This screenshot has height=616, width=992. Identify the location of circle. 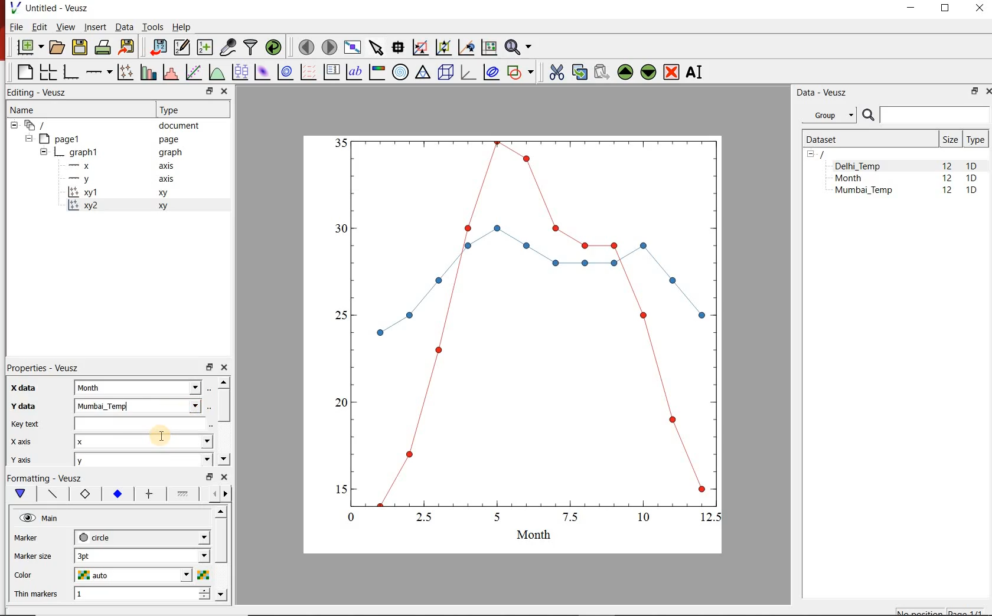
(142, 538).